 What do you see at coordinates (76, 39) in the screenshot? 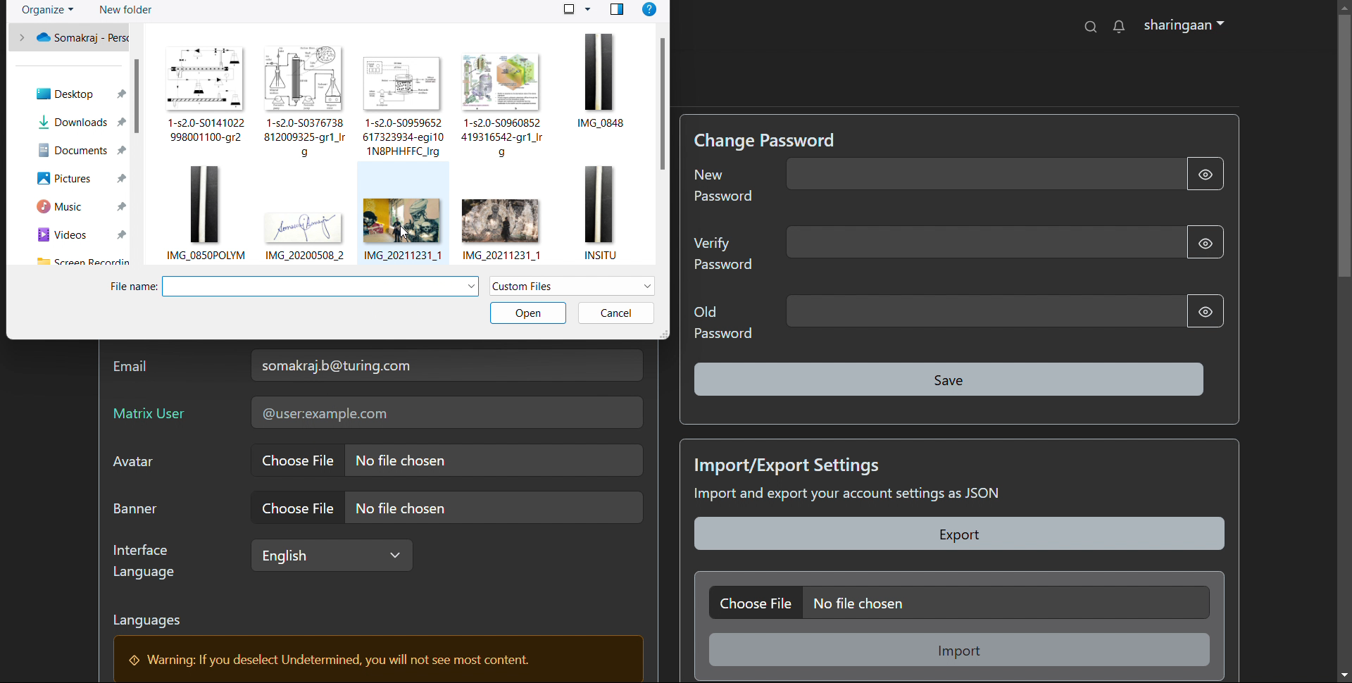
I see `Somakraj - Pers` at bounding box center [76, 39].